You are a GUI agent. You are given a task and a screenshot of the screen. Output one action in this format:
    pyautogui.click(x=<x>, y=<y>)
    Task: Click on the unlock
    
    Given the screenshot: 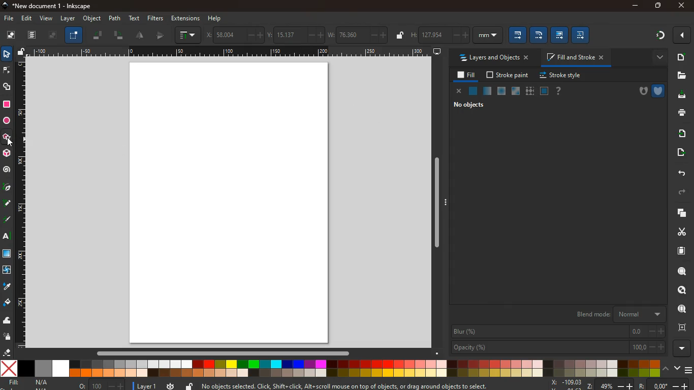 What is the action you would take?
    pyautogui.click(x=22, y=52)
    